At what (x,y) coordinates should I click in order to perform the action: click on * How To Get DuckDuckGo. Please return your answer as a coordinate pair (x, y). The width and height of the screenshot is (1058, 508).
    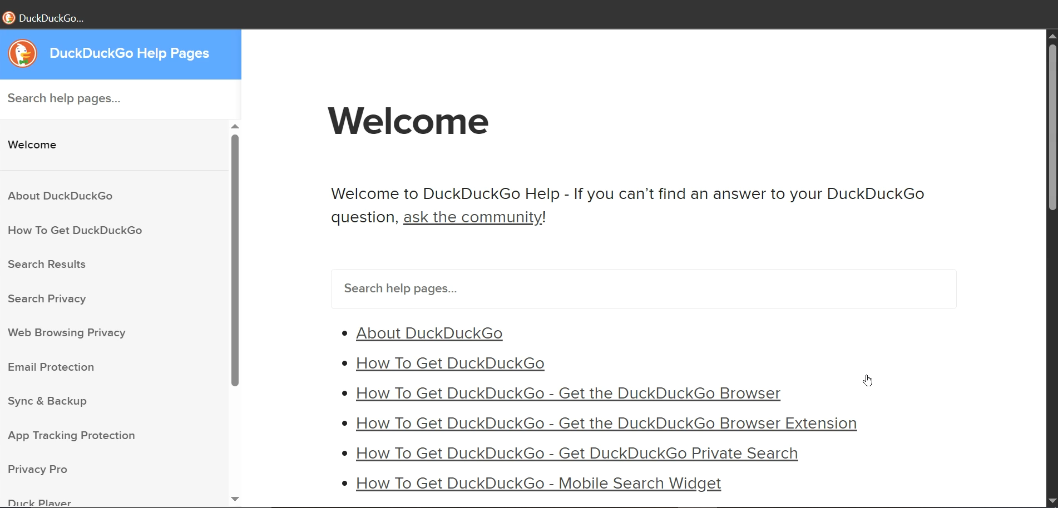
    Looking at the image, I should click on (444, 363).